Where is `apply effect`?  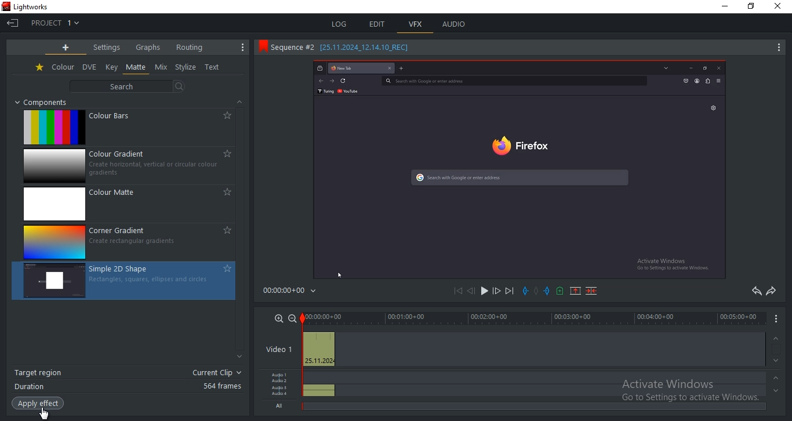
apply effect is located at coordinates (37, 404).